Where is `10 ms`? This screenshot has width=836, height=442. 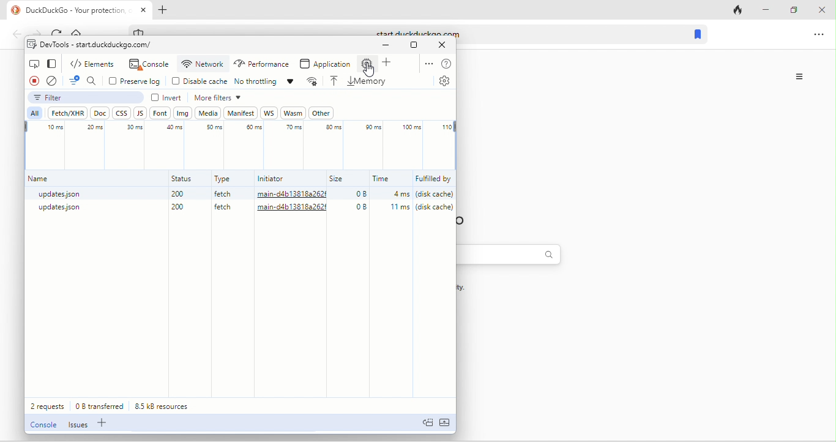 10 ms is located at coordinates (50, 130).